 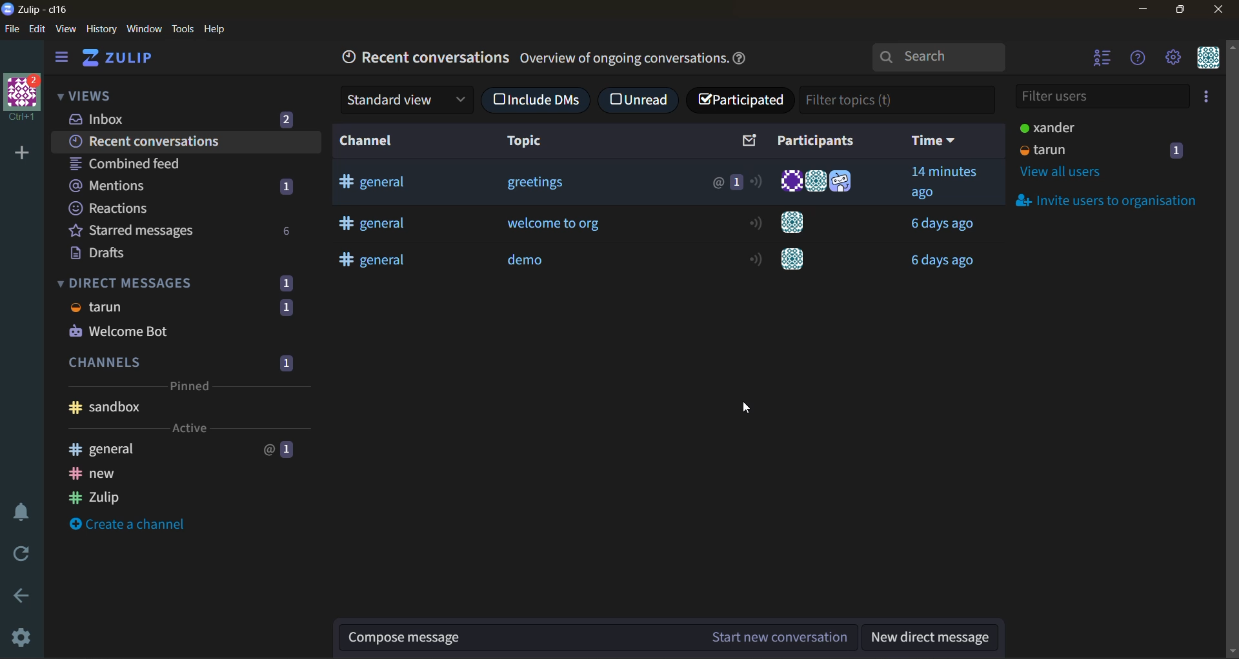 What do you see at coordinates (131, 525) in the screenshot?
I see `create a channel` at bounding box center [131, 525].